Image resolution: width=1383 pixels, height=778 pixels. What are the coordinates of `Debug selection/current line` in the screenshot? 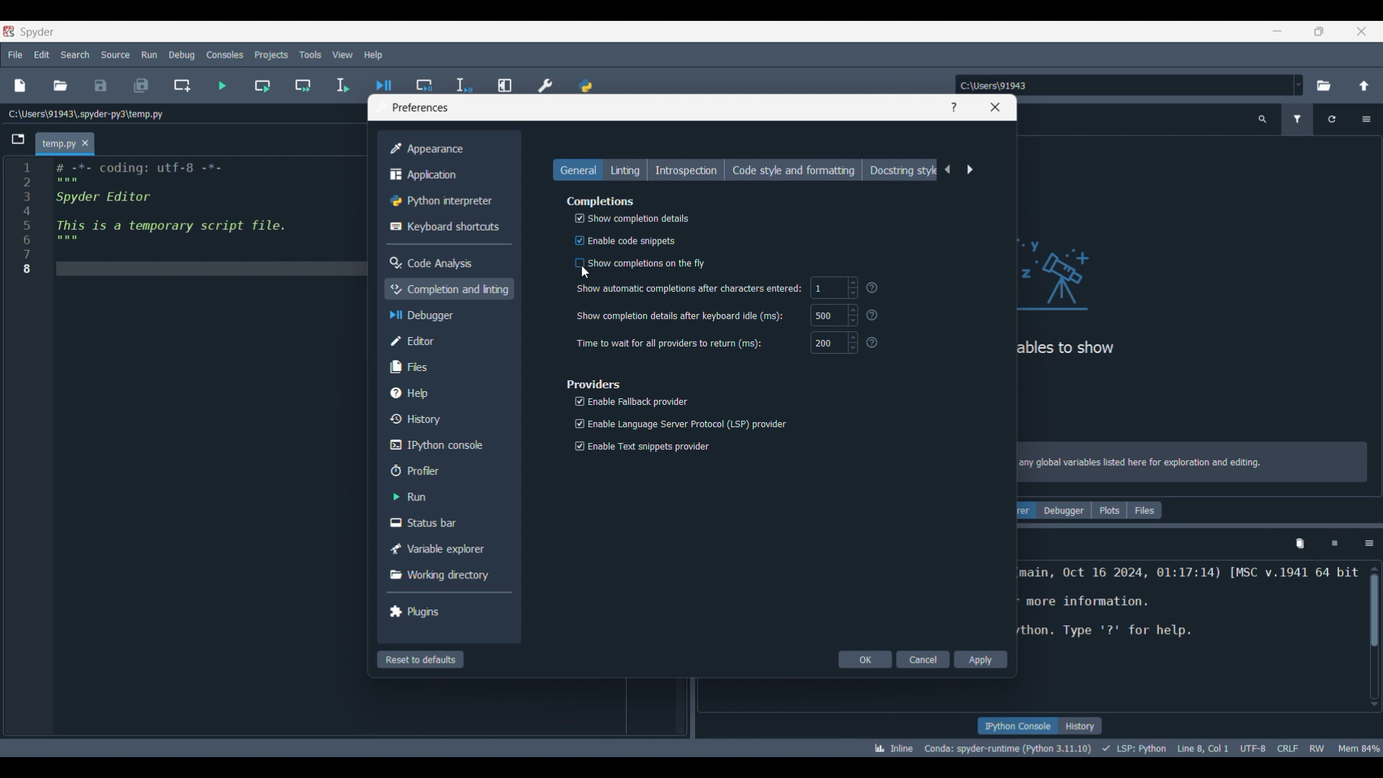 It's located at (463, 81).